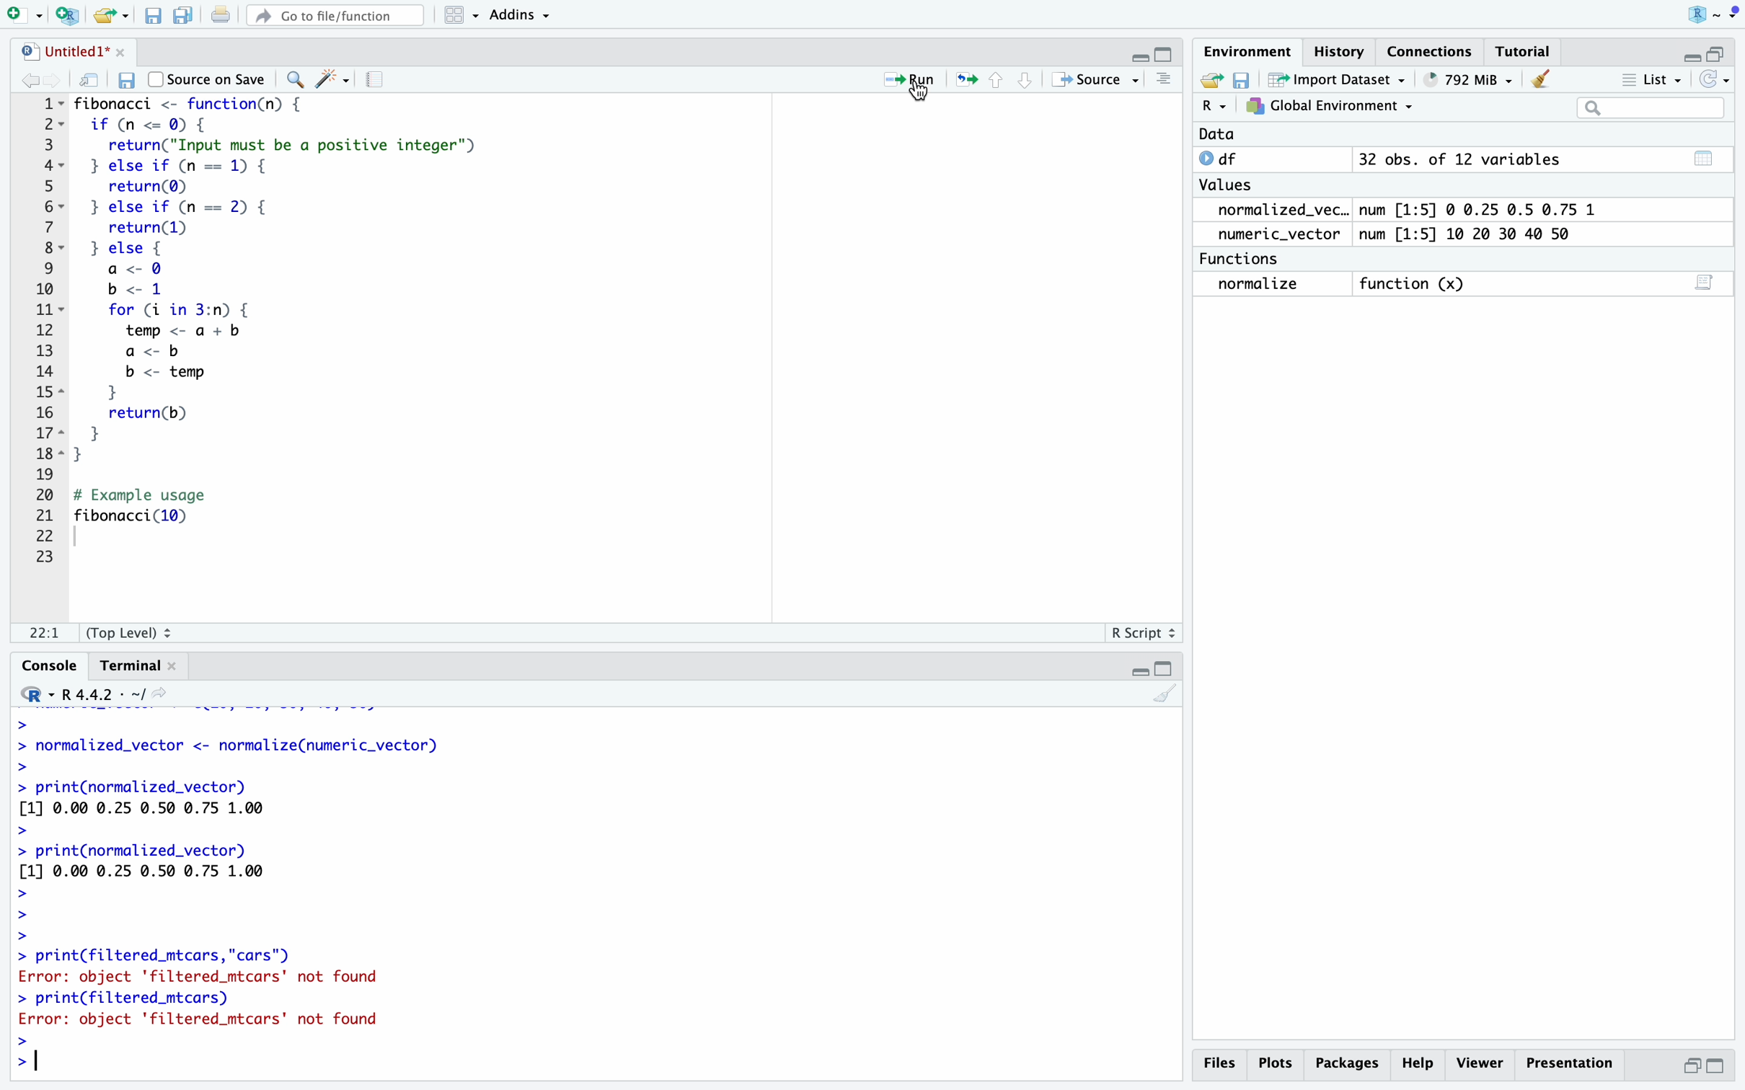  What do you see at coordinates (1170, 48) in the screenshot?
I see `maximize` at bounding box center [1170, 48].